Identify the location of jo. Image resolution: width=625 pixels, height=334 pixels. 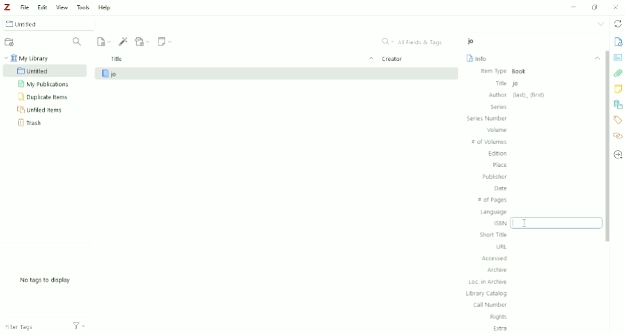
(276, 74).